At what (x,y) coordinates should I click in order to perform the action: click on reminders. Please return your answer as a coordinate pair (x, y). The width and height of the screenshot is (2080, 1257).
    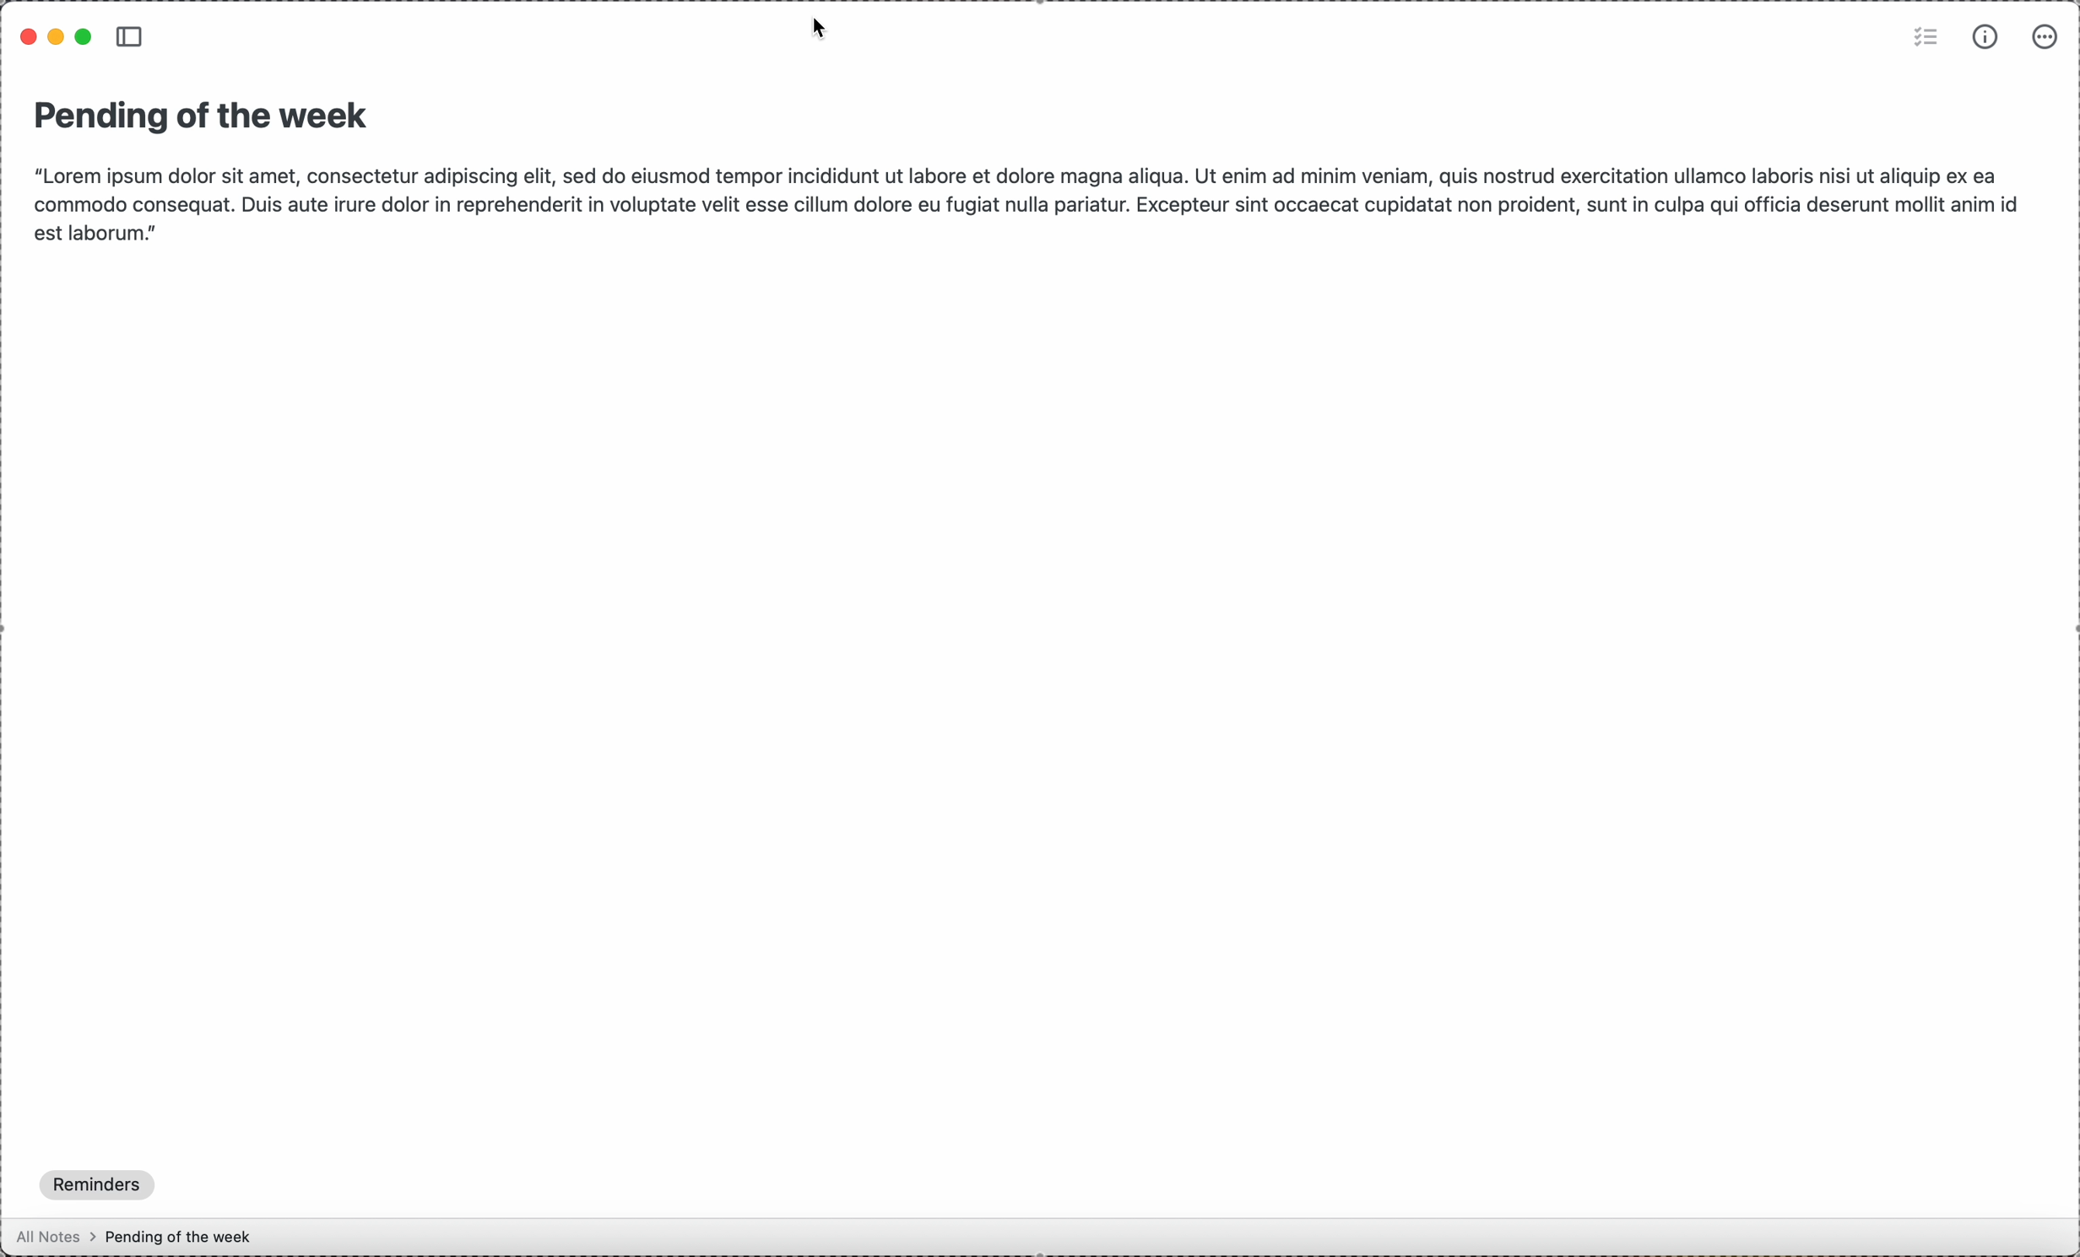
    Looking at the image, I should click on (100, 1184).